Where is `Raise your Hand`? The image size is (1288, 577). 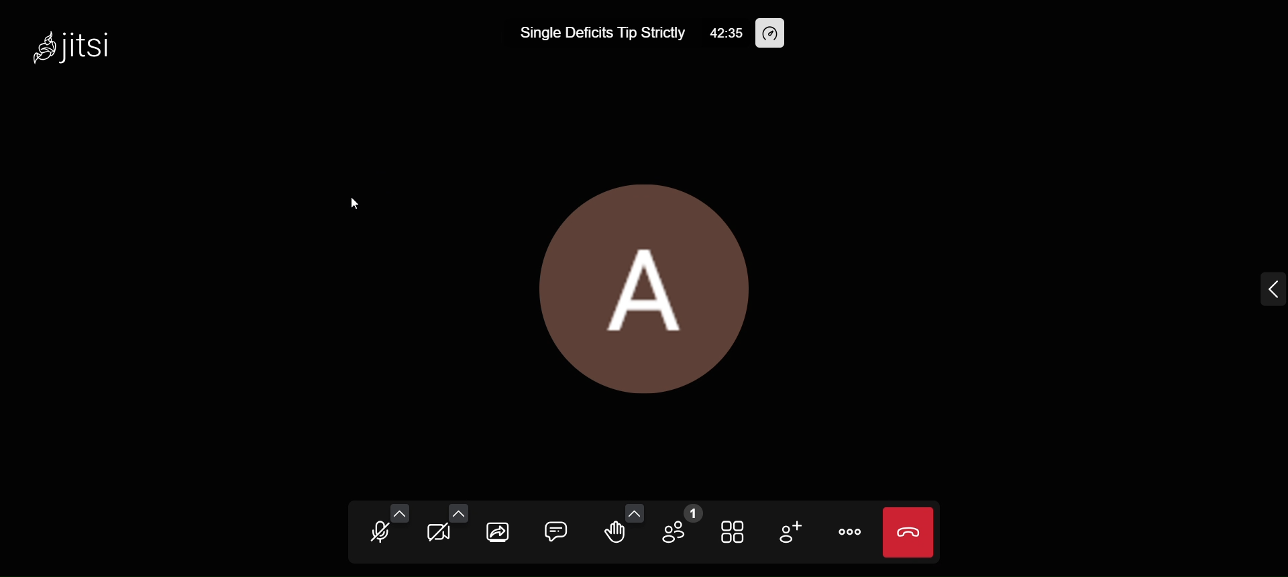 Raise your Hand is located at coordinates (614, 533).